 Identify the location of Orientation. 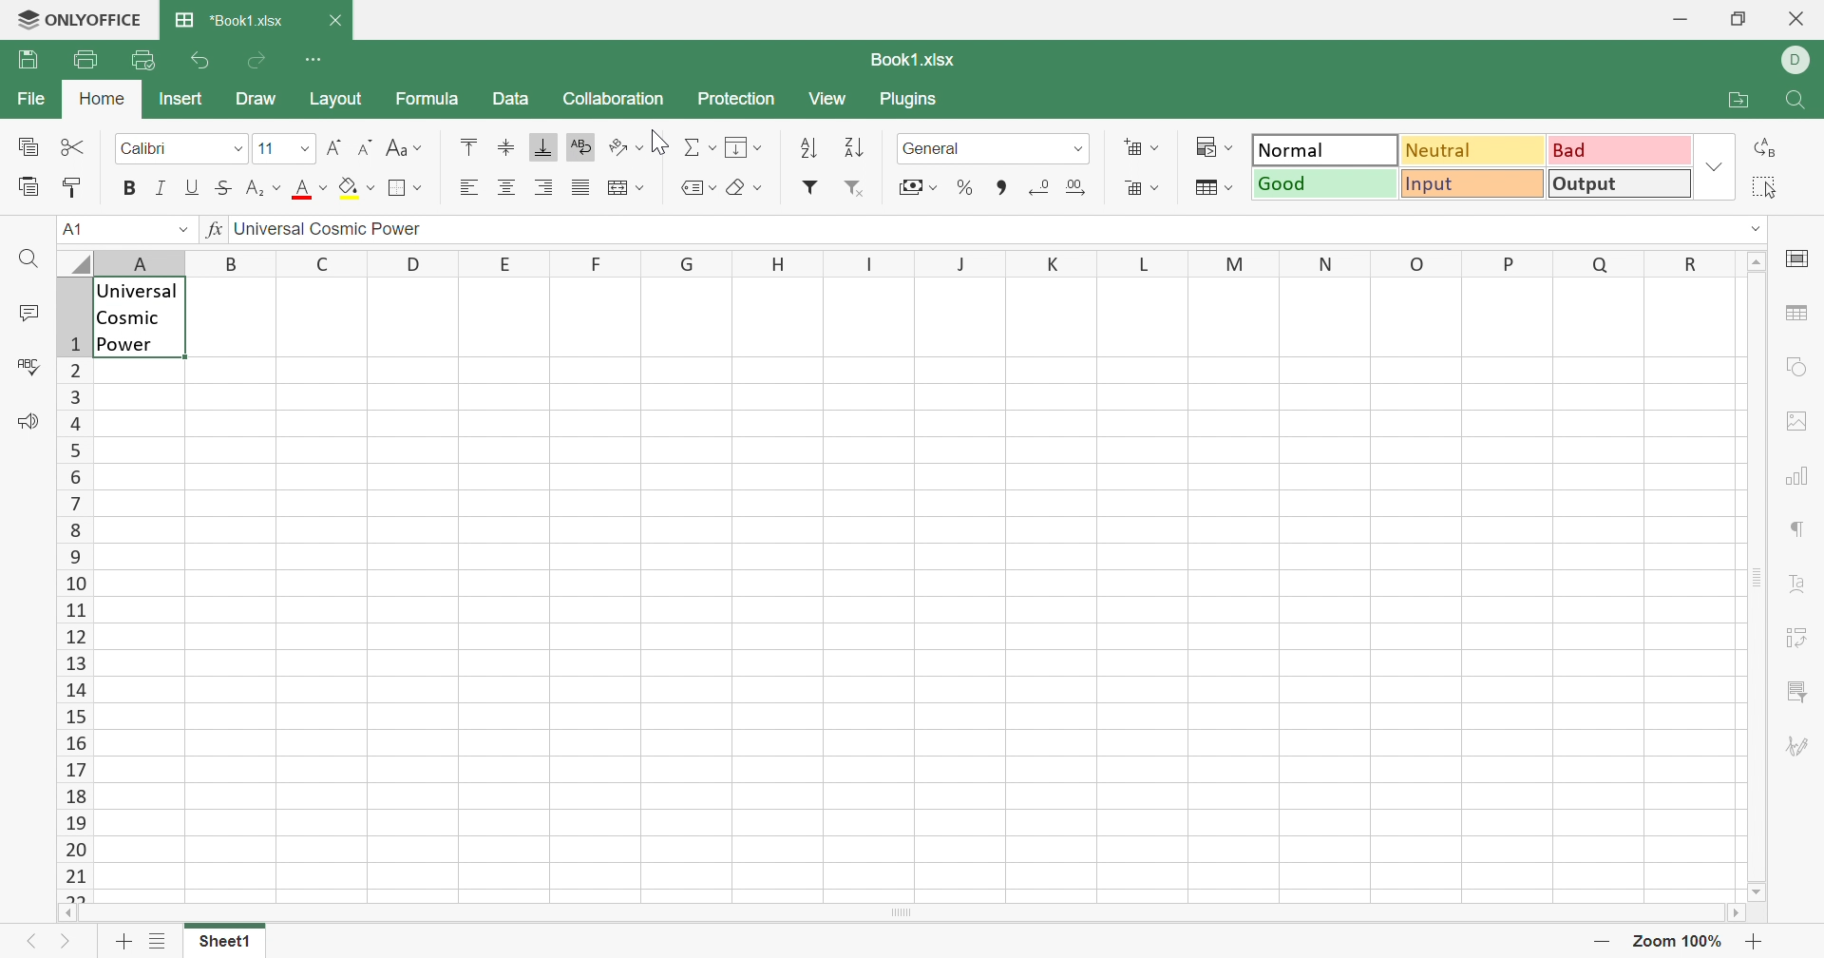
(628, 145).